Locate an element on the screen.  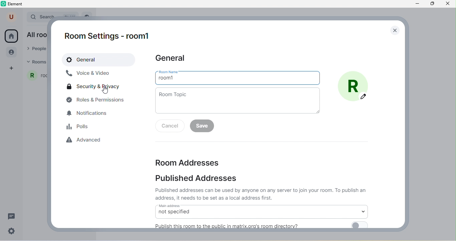
security and privacy is located at coordinates (95, 87).